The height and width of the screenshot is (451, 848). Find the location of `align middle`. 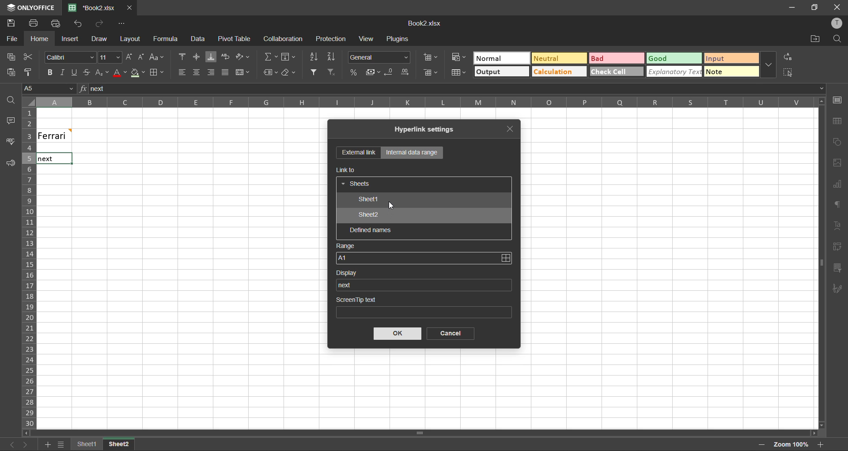

align middle is located at coordinates (197, 56).